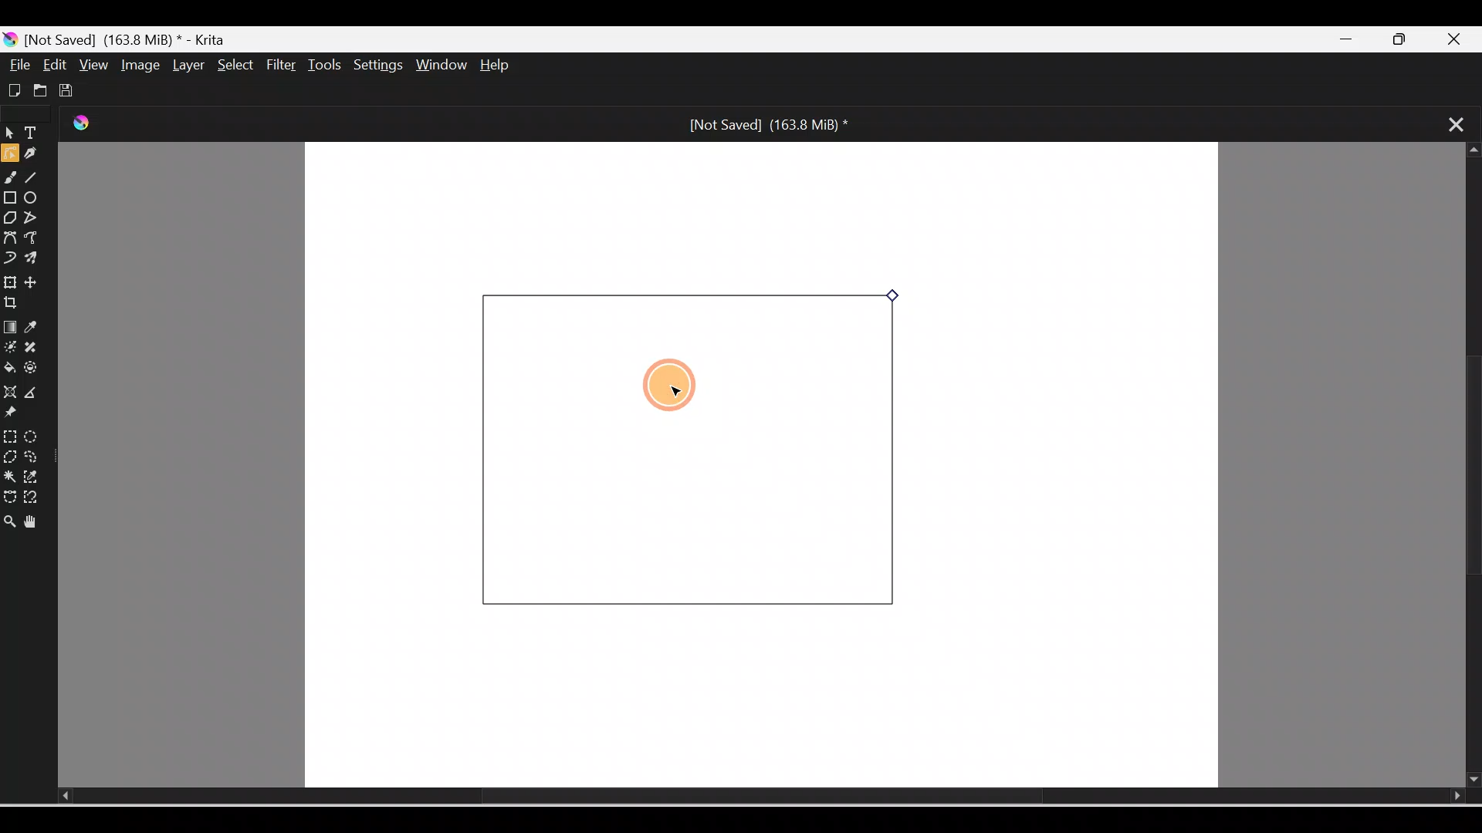 The image size is (1482, 833). What do you see at coordinates (1349, 40) in the screenshot?
I see `Minimize` at bounding box center [1349, 40].